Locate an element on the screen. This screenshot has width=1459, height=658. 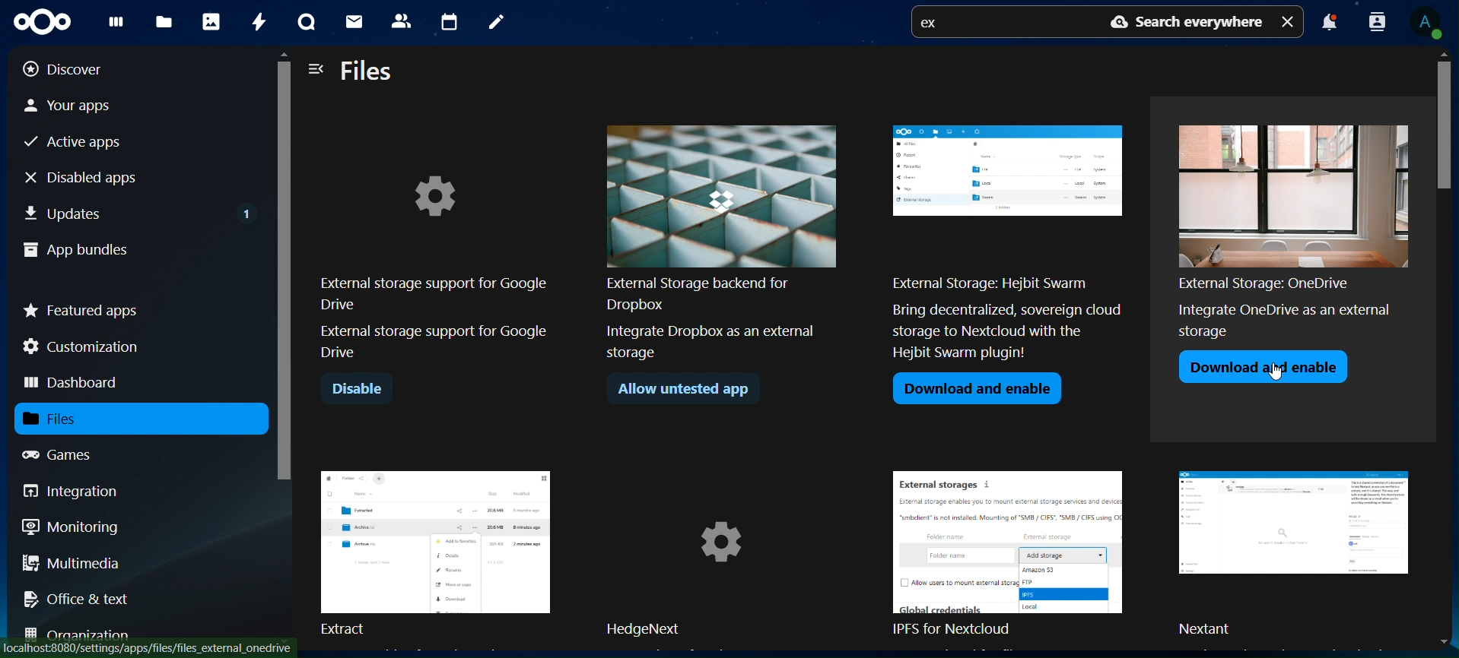
calendar is located at coordinates (449, 20).